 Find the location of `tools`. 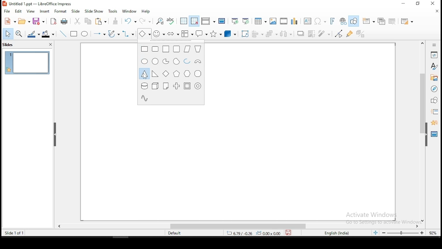

tools is located at coordinates (114, 11).